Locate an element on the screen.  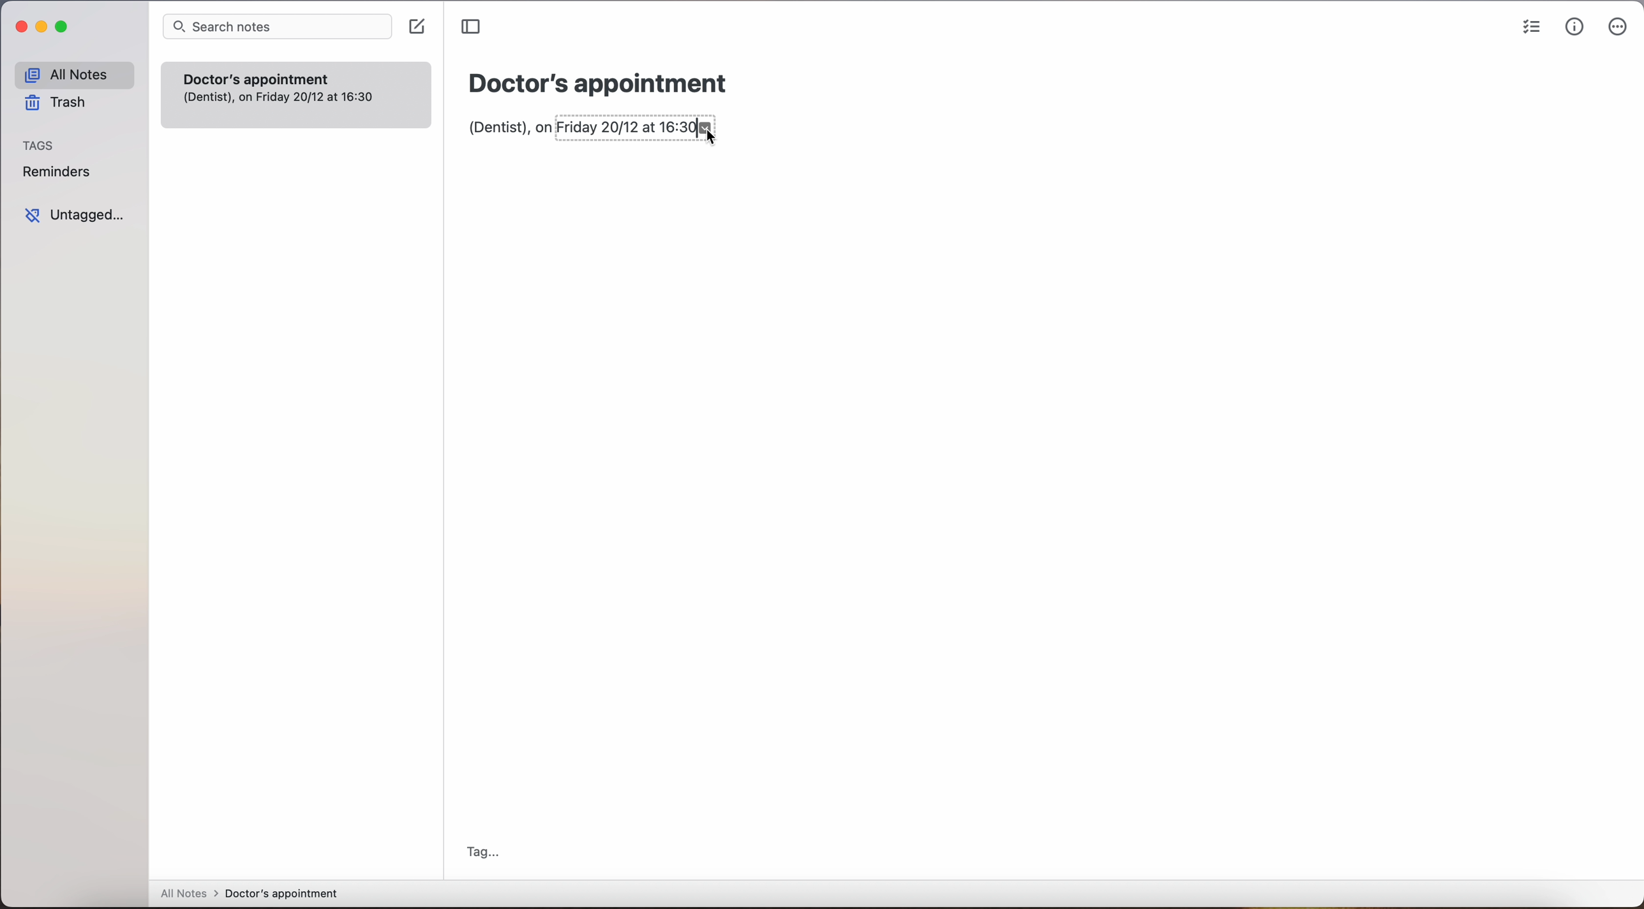
Tags is located at coordinates (40, 145).